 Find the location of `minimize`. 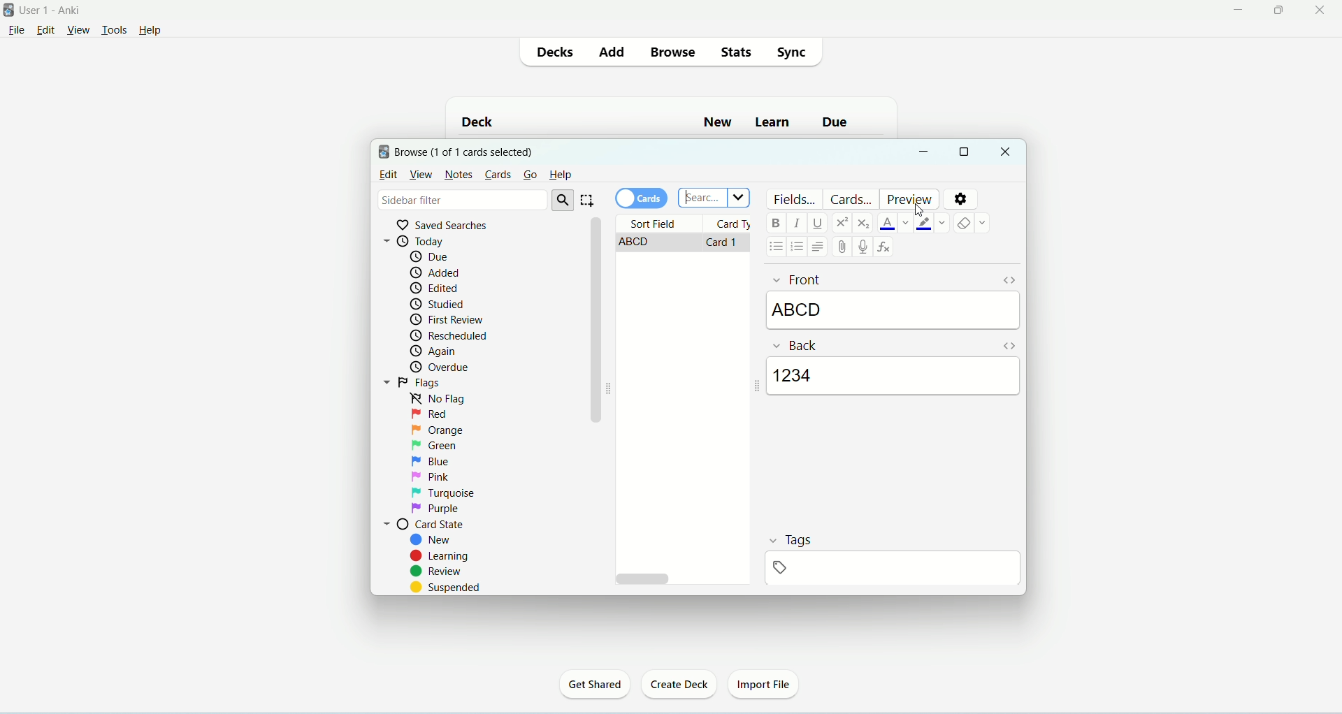

minimize is located at coordinates (1238, 10).